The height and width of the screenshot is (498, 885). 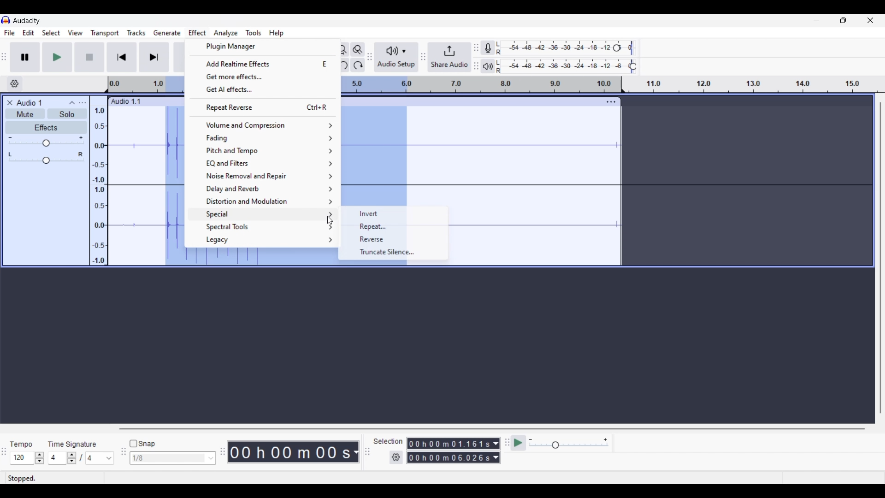 I want to click on Close interface, so click(x=870, y=20).